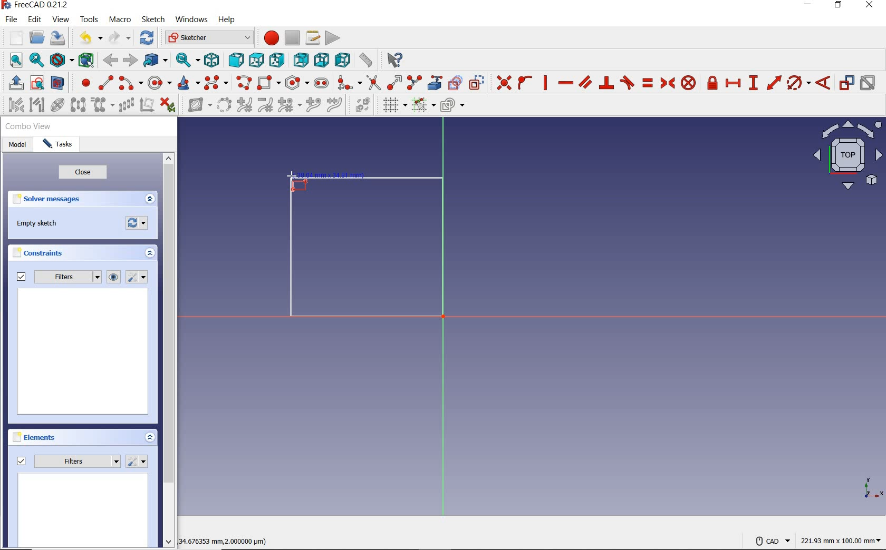 The height and width of the screenshot is (550, 886). I want to click on constrain vertically, so click(546, 83).